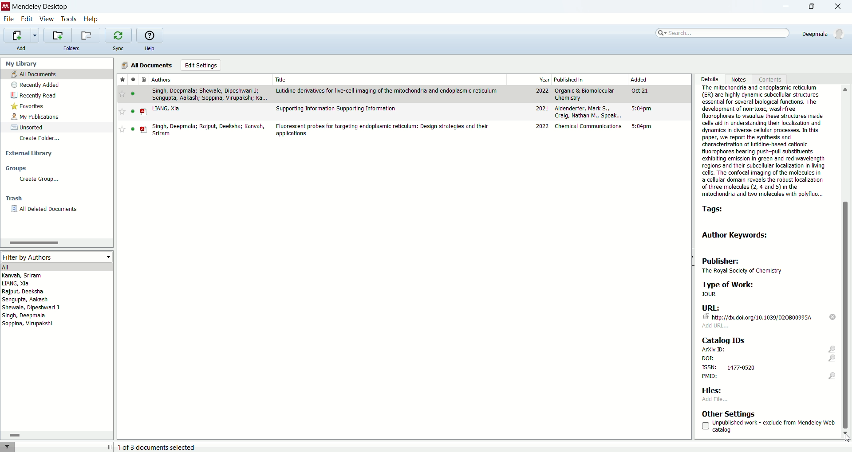  What do you see at coordinates (45, 209) in the screenshot?
I see `all deleted documents` at bounding box center [45, 209].